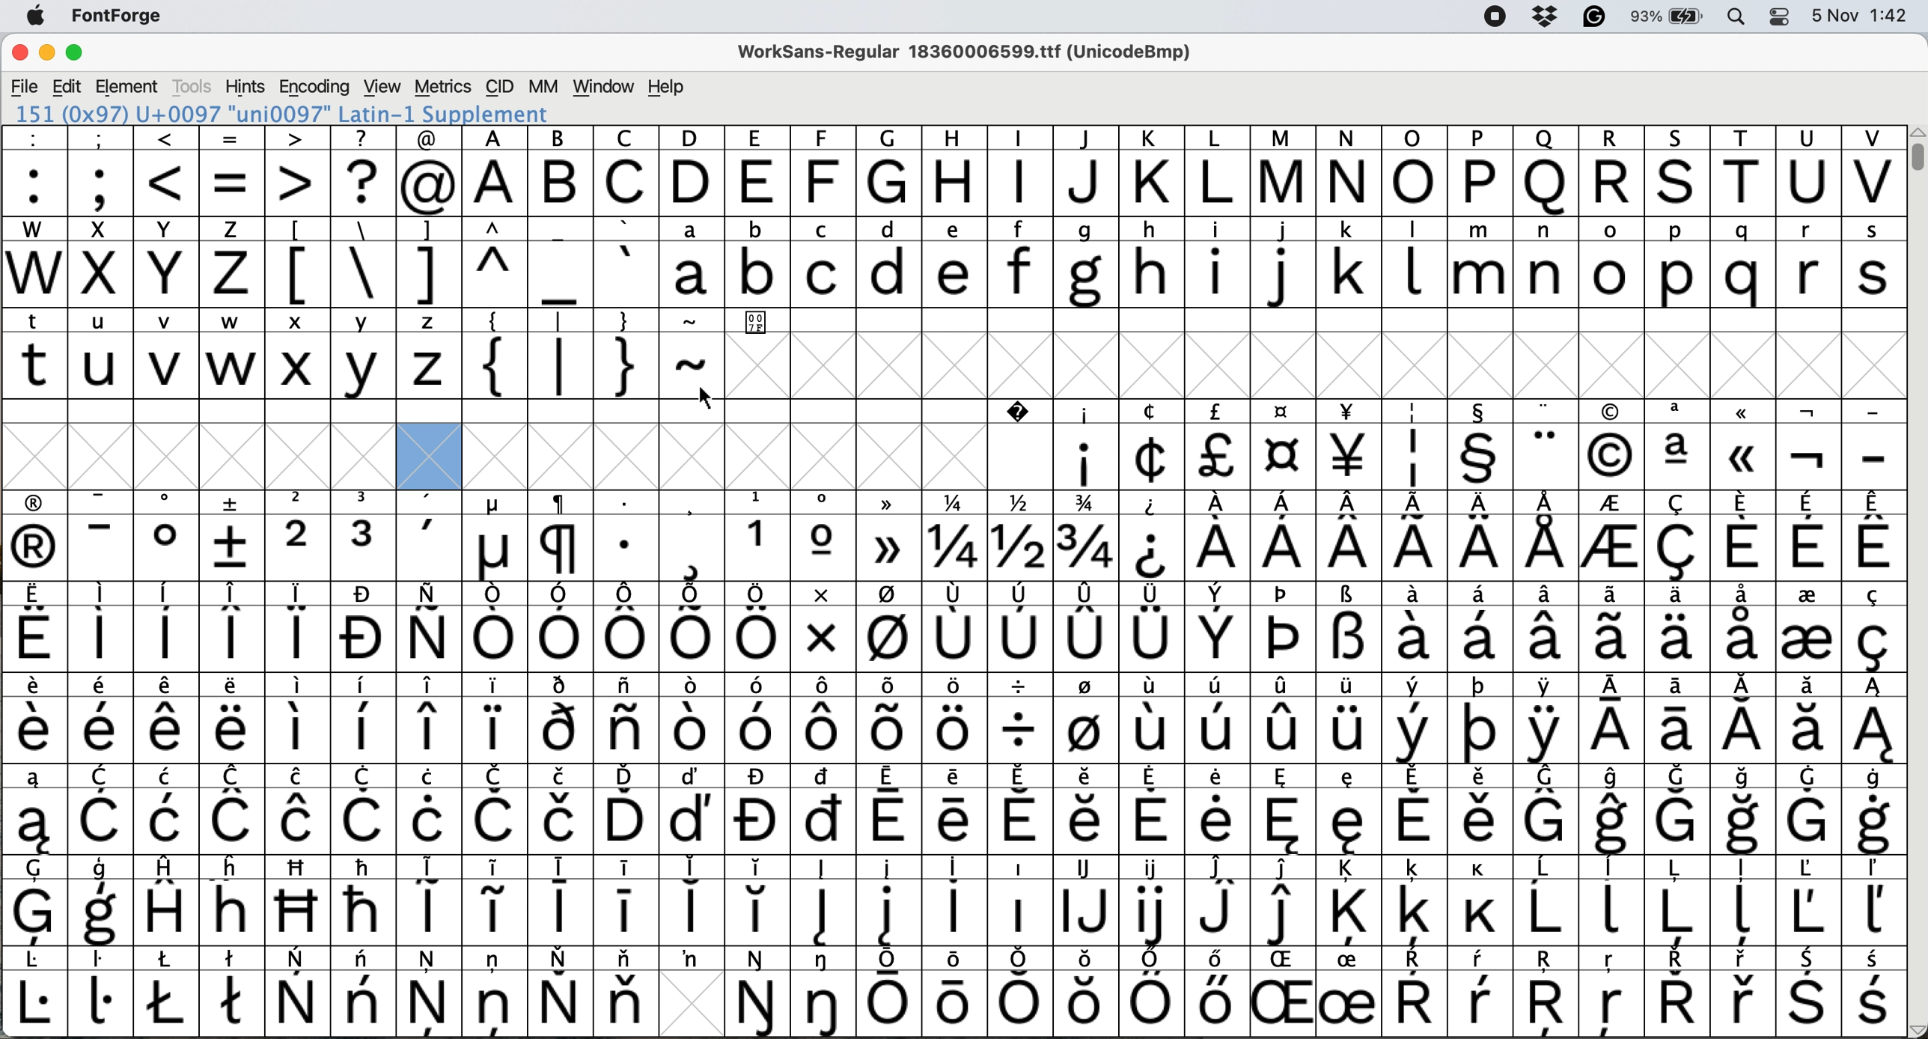  Describe the element at coordinates (1876, 535) in the screenshot. I see `symbol` at that location.